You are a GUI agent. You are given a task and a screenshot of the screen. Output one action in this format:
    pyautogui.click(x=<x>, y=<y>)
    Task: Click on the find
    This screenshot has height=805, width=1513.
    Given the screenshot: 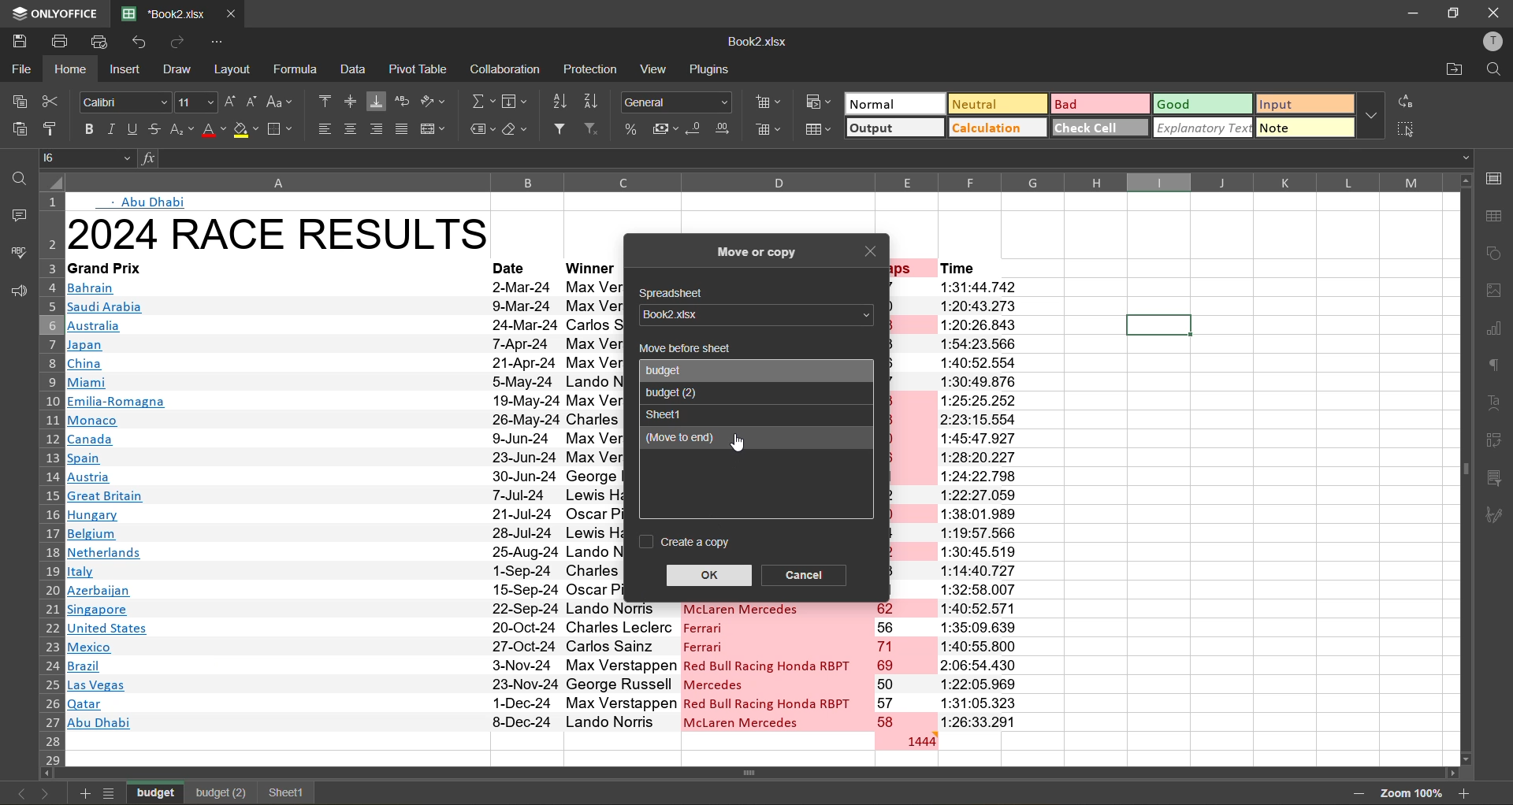 What is the action you would take?
    pyautogui.click(x=16, y=179)
    